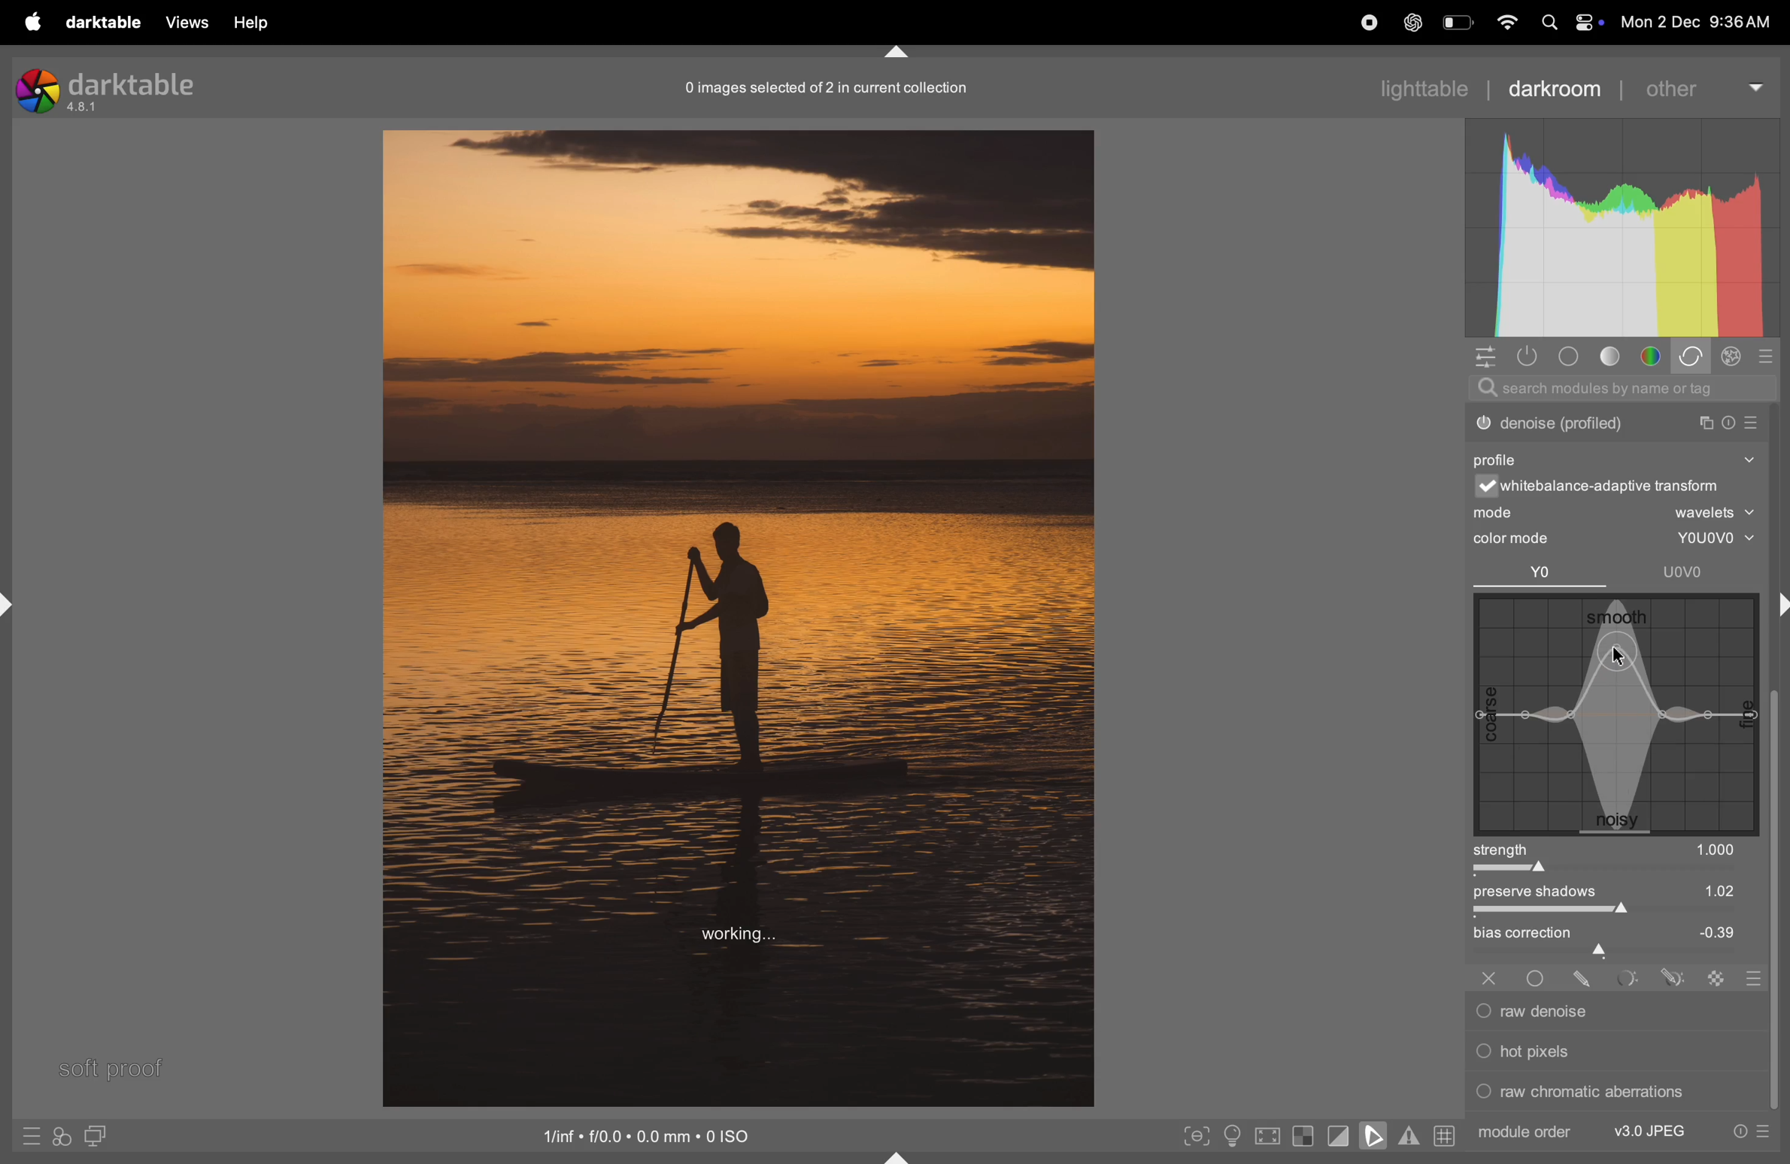 The image size is (1790, 1164). Describe the element at coordinates (254, 22) in the screenshot. I see `help` at that location.